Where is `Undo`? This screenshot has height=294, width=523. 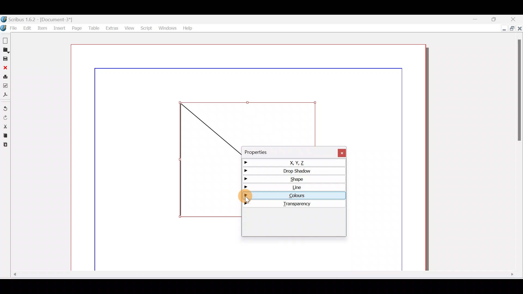
Undo is located at coordinates (6, 107).